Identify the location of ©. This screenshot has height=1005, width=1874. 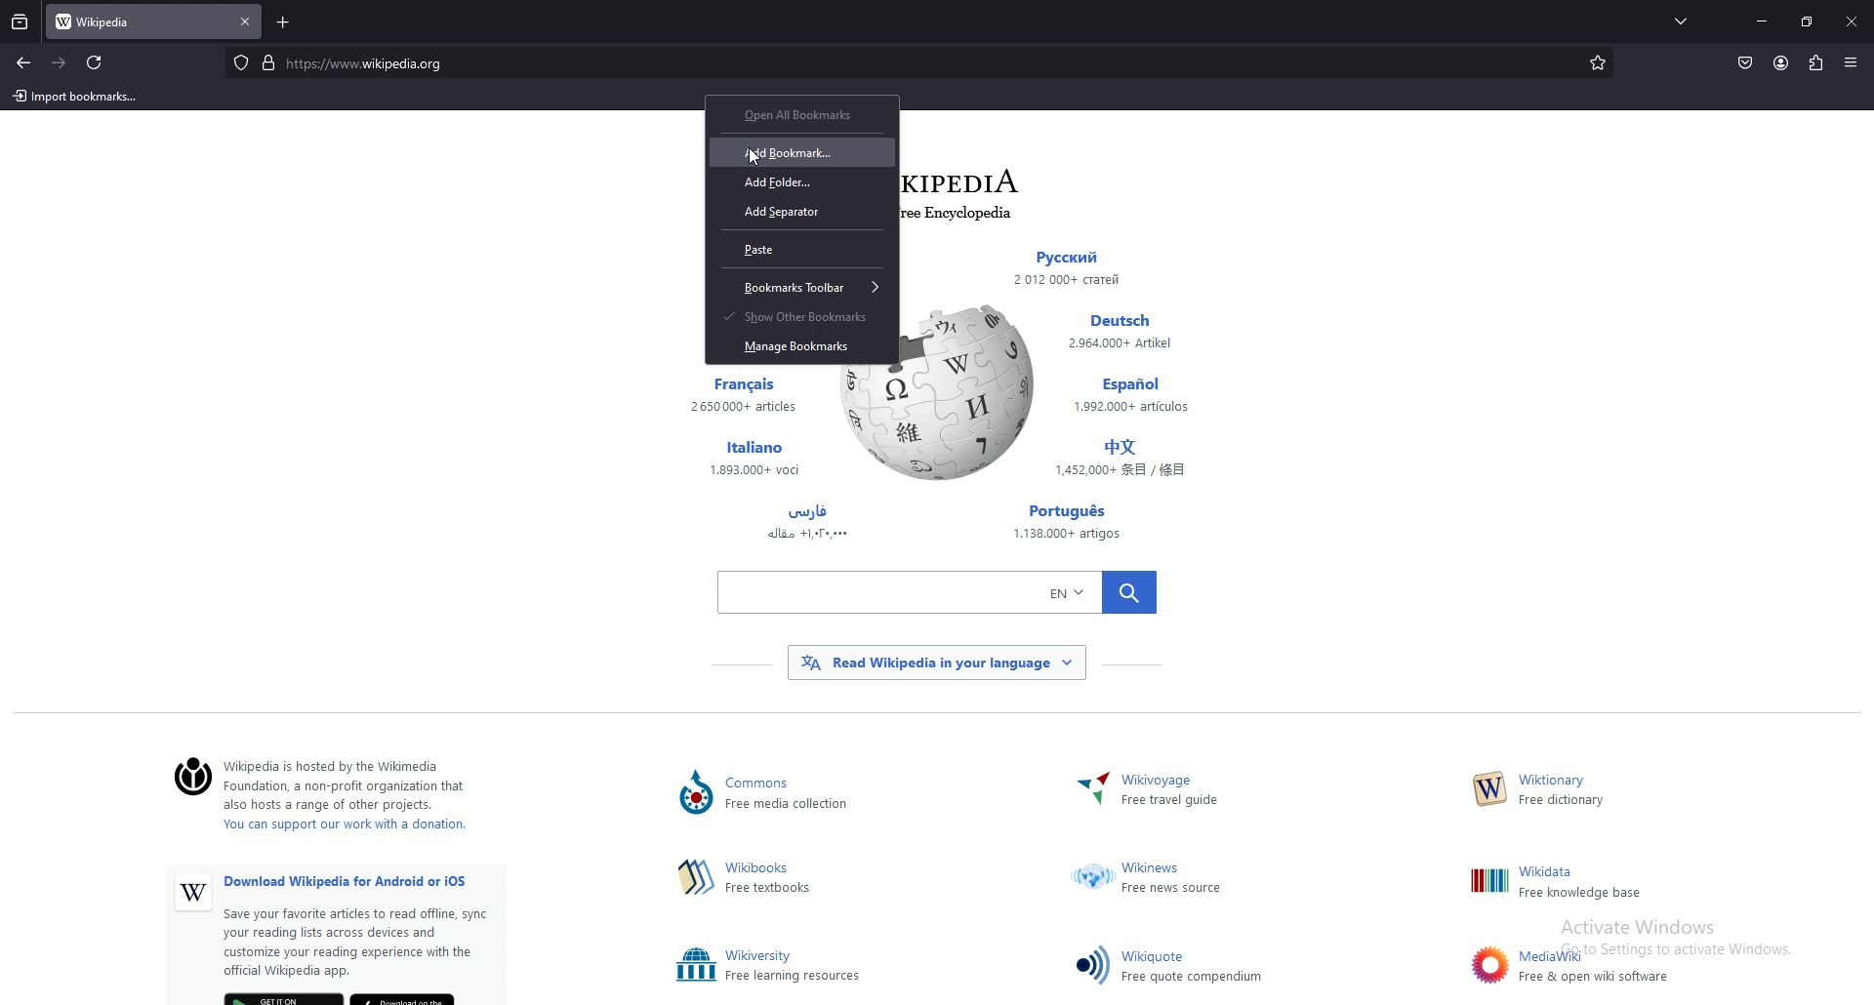
(185, 779).